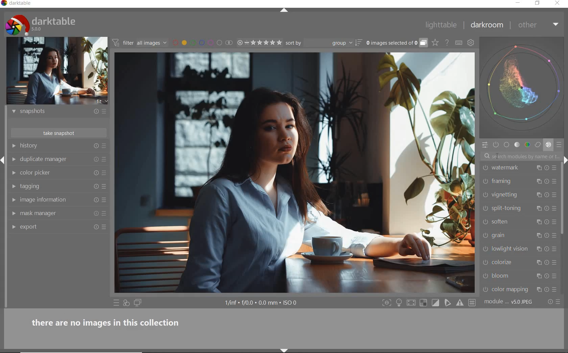 This screenshot has height=353, width=568. I want to click on search module by name, so click(520, 157).